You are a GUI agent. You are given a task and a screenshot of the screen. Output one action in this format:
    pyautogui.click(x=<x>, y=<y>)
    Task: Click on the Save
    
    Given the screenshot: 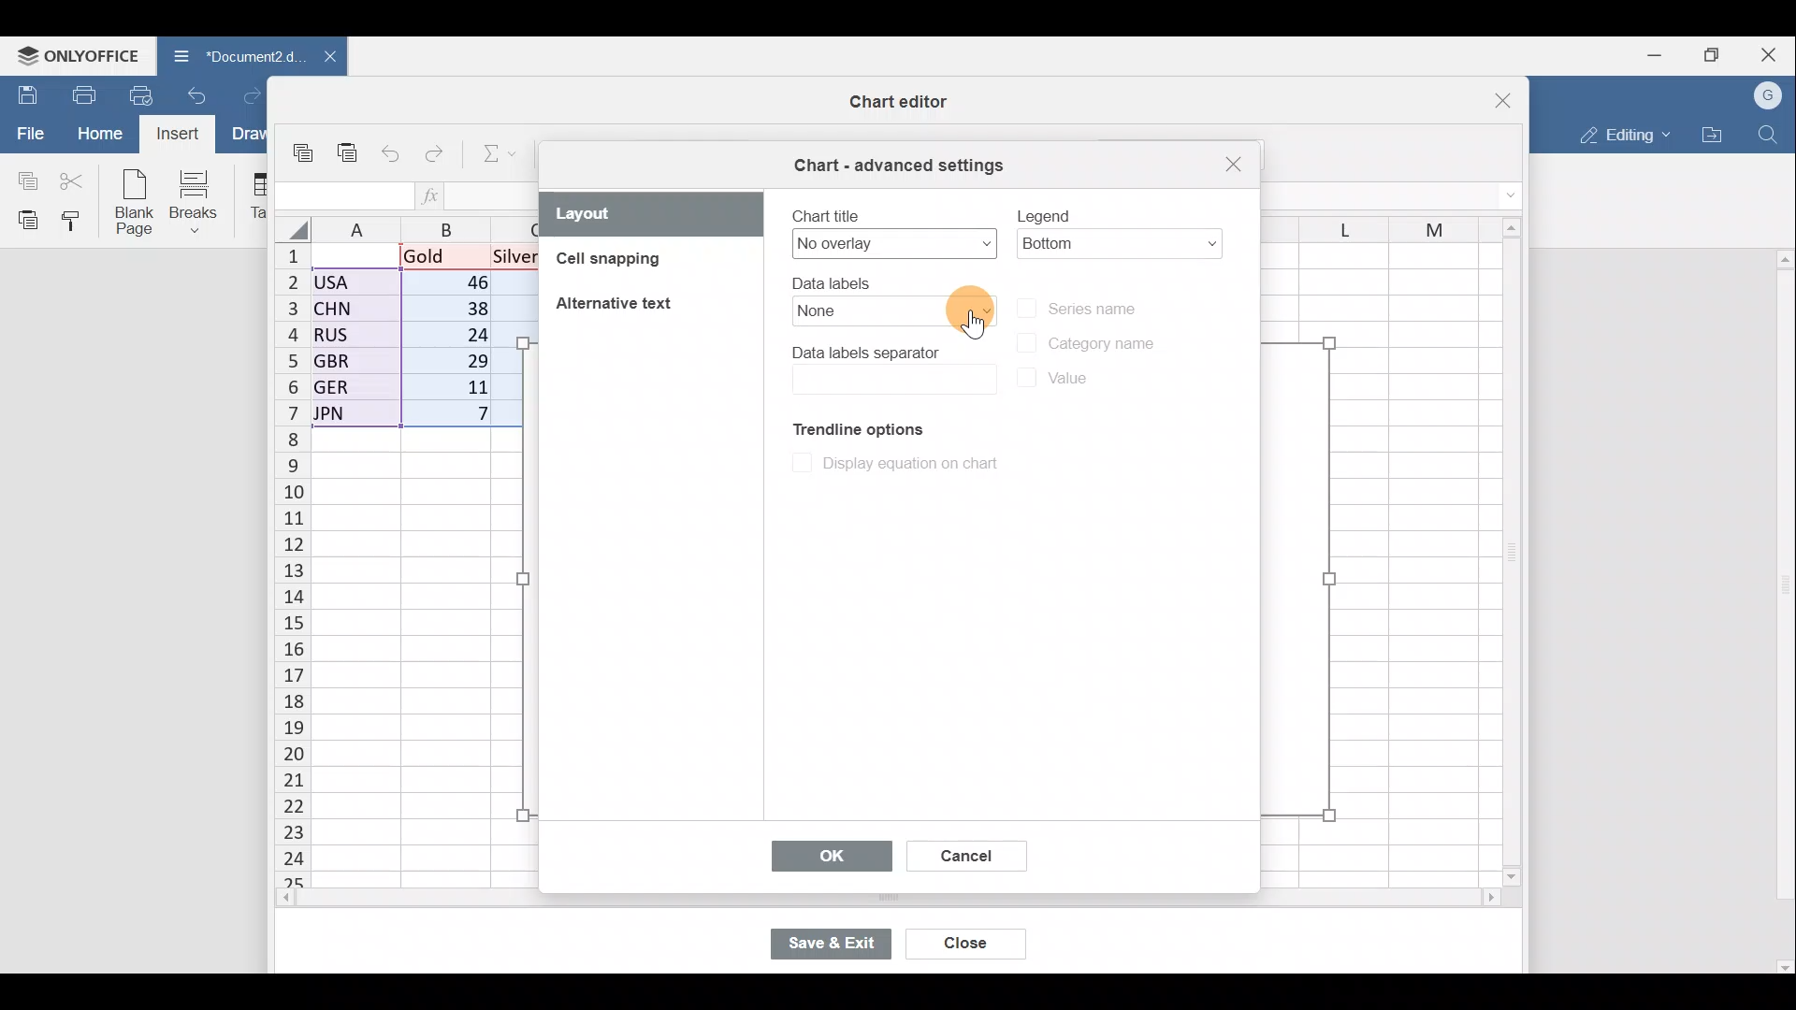 What is the action you would take?
    pyautogui.click(x=23, y=94)
    